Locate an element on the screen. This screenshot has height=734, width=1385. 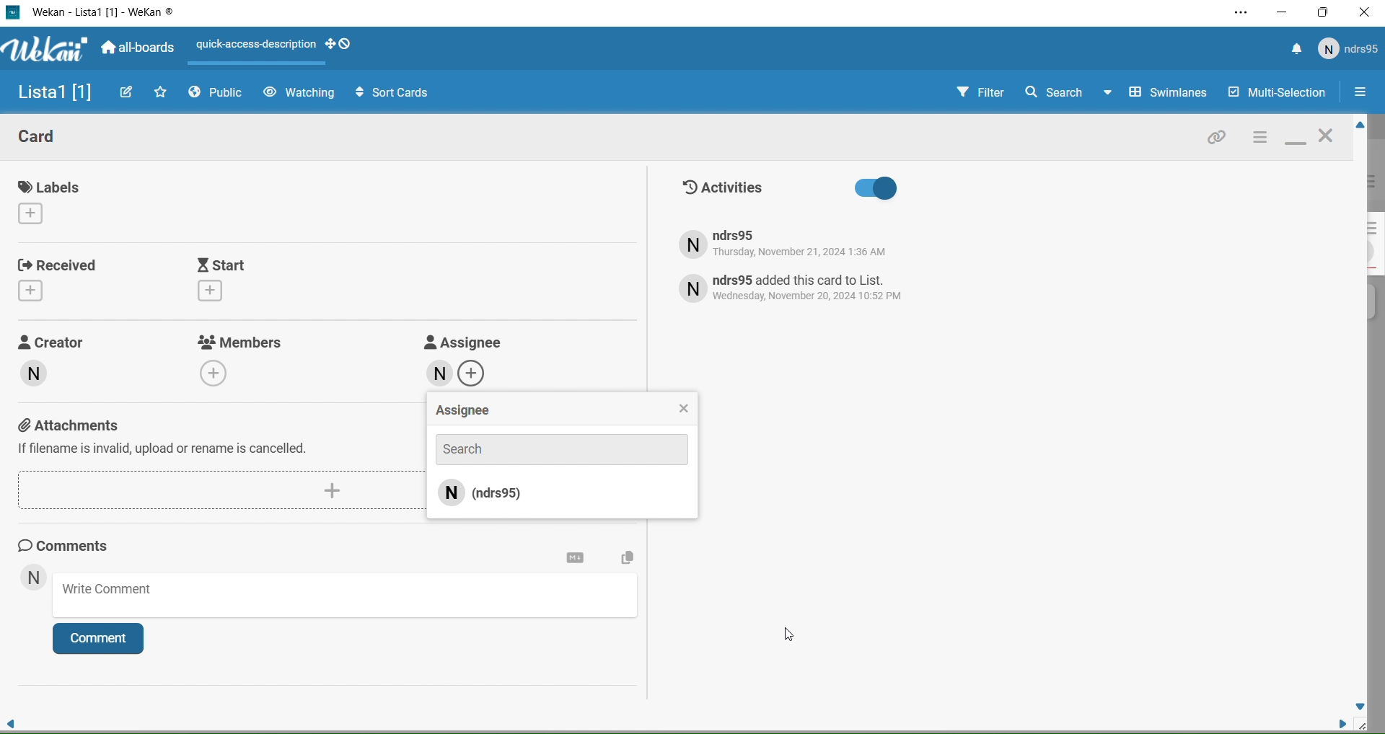
move up is located at coordinates (1358, 126).